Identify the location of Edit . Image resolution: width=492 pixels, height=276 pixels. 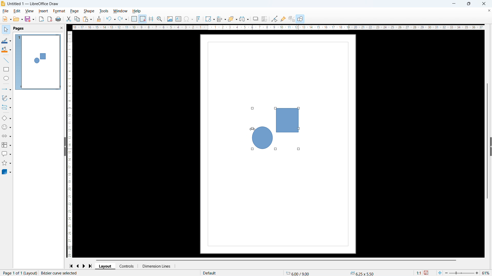
(17, 11).